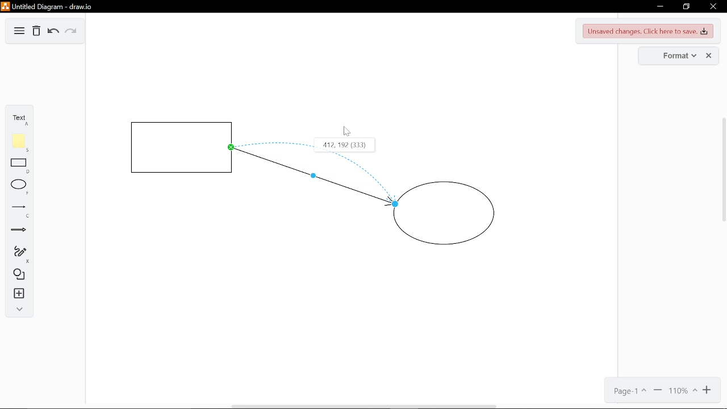  Describe the element at coordinates (312, 176) in the screenshot. I see `Bending point` at that location.